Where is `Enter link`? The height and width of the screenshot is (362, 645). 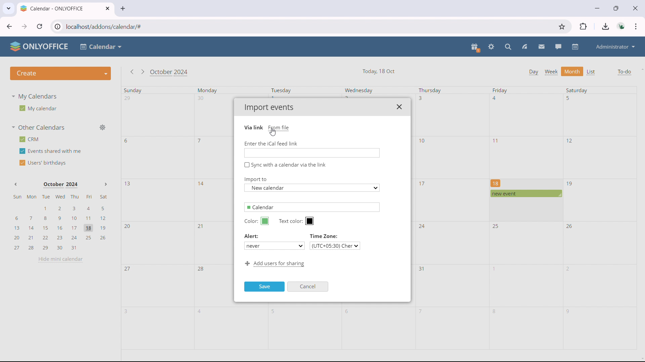 Enter link is located at coordinates (312, 153).